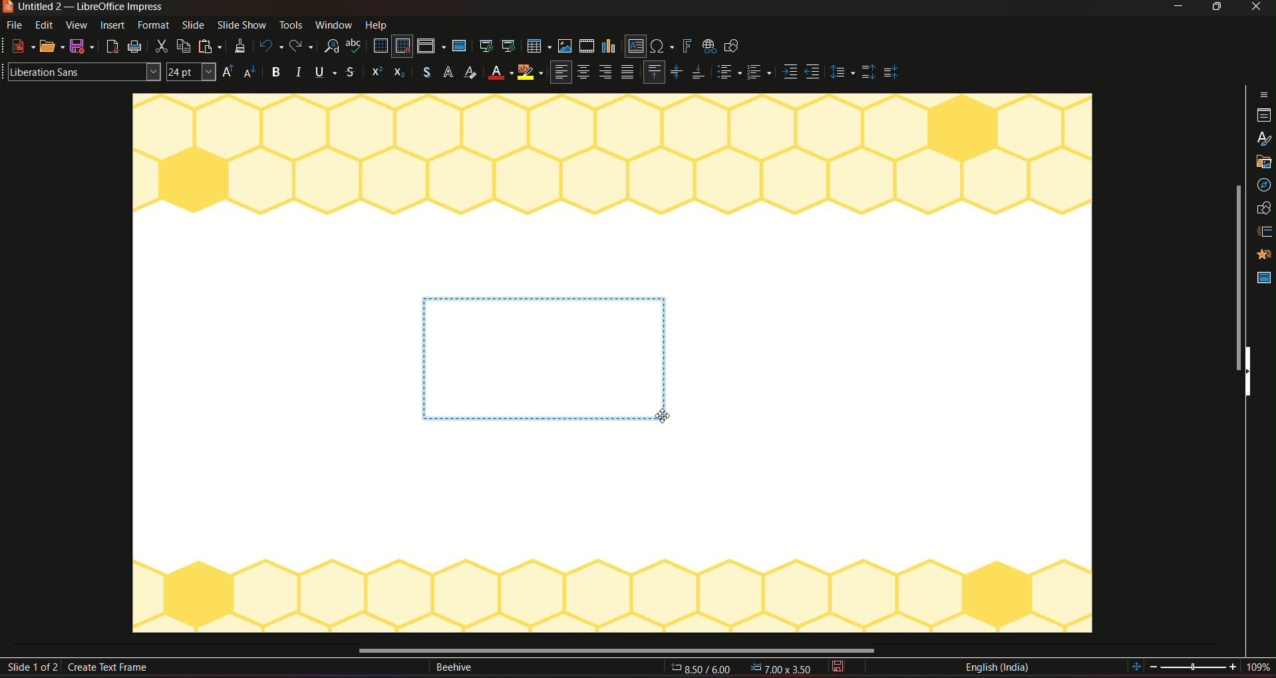  I want to click on insert audio/video, so click(586, 47).